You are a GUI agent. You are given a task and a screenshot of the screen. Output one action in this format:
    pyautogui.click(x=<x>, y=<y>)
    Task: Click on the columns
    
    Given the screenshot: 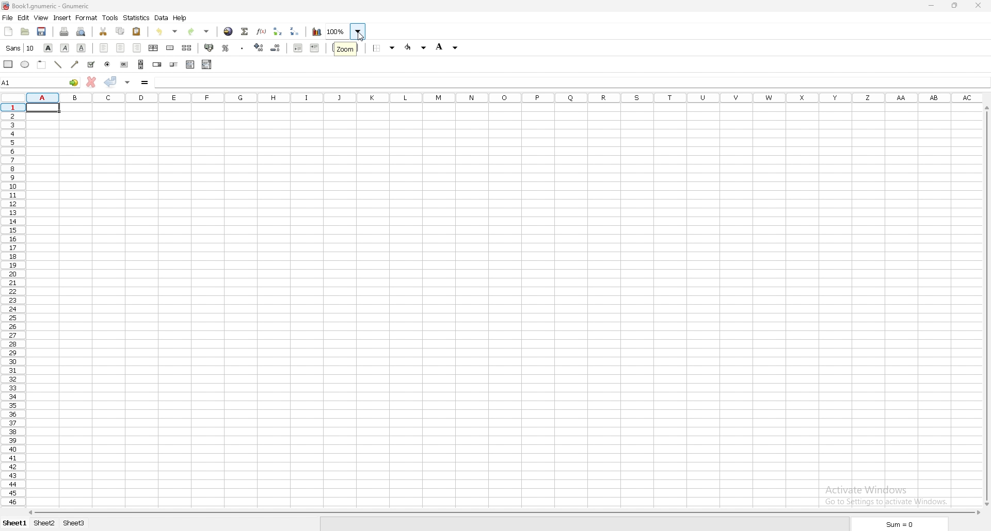 What is the action you would take?
    pyautogui.click(x=506, y=97)
    